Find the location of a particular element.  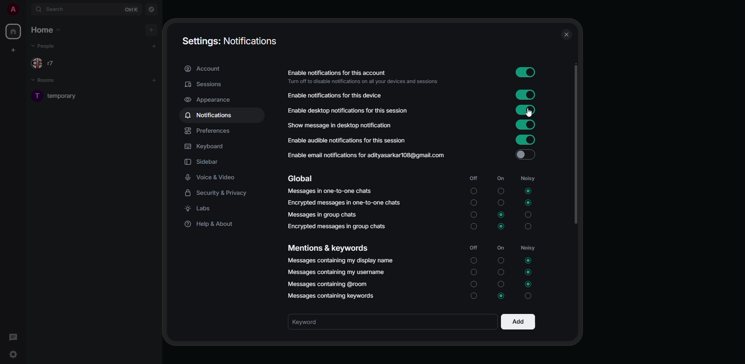

keyword is located at coordinates (312, 322).